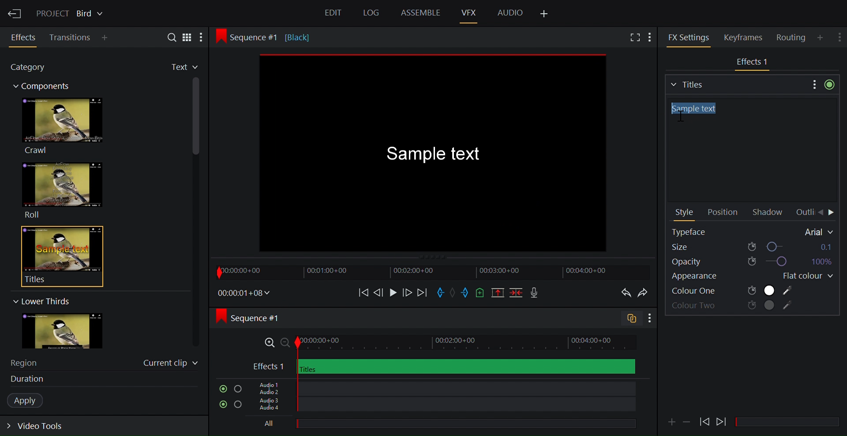 The image size is (847, 436). I want to click on Move forward, so click(422, 293).